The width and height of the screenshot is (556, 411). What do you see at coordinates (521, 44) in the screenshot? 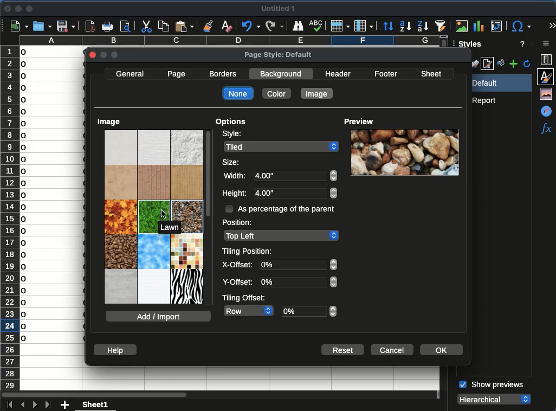
I see `help` at bounding box center [521, 44].